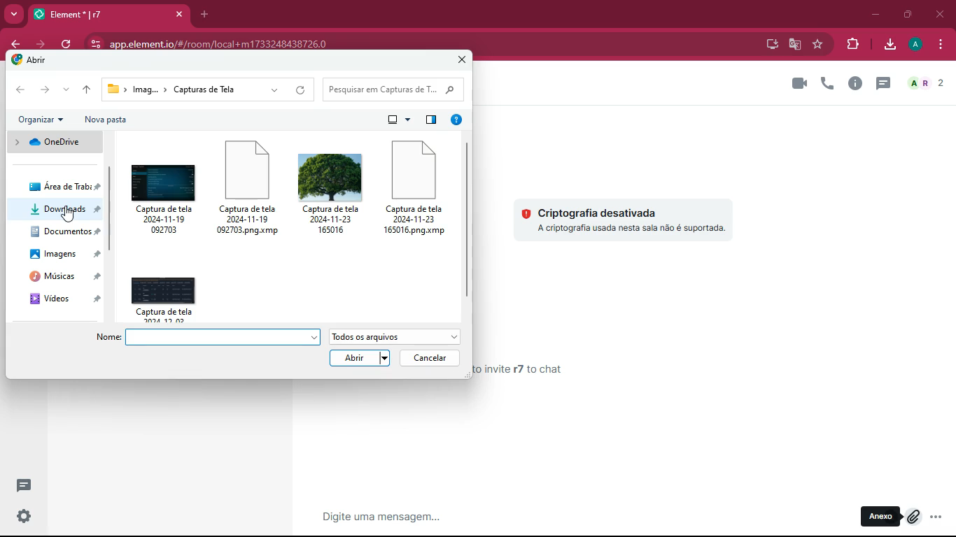 The height and width of the screenshot is (537, 956). What do you see at coordinates (855, 84) in the screenshot?
I see `info` at bounding box center [855, 84].